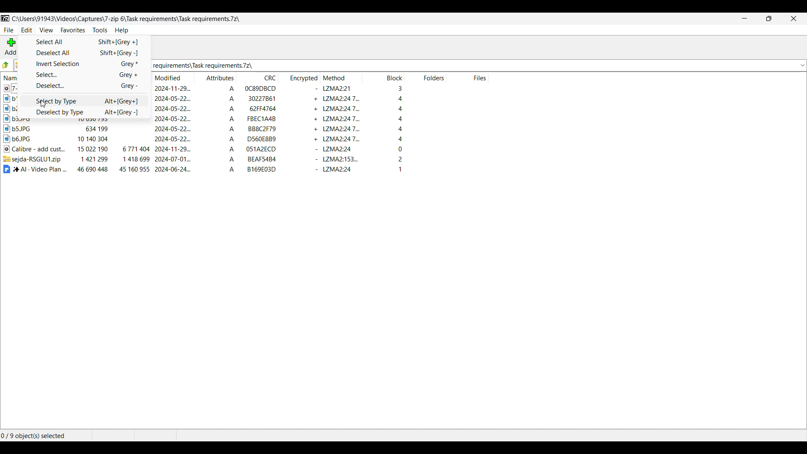 Image resolution: width=807 pixels, height=454 pixels. Describe the element at coordinates (84, 53) in the screenshot. I see `Deselect all` at that location.